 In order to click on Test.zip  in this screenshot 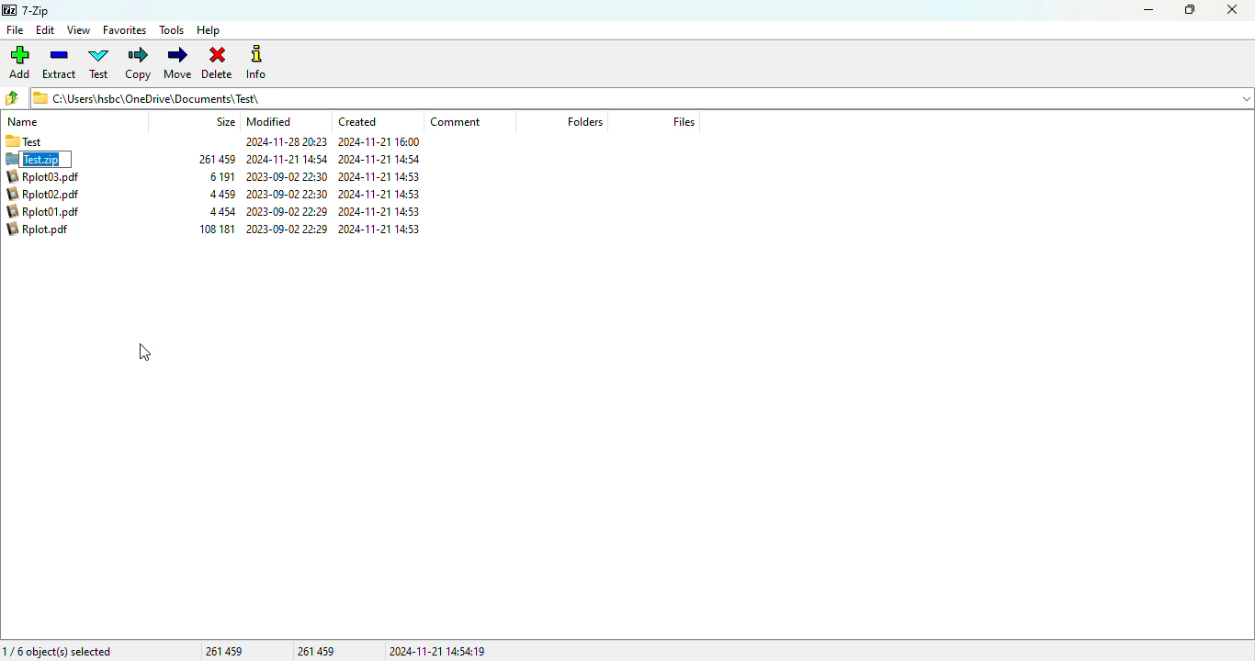, I will do `click(48, 159)`.